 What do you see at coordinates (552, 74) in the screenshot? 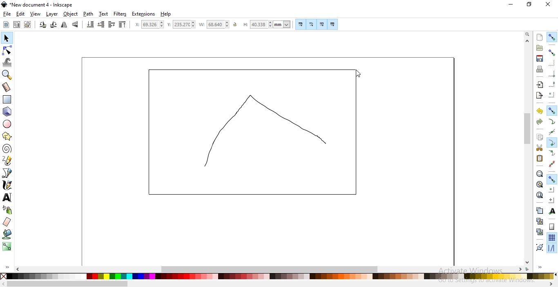
I see `` at bounding box center [552, 74].